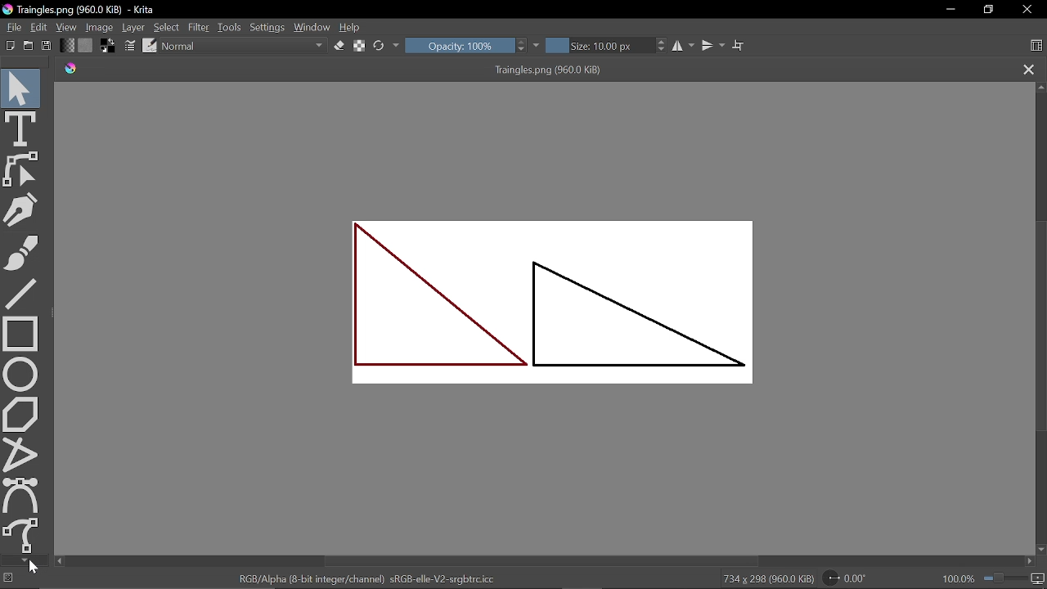 This screenshot has width=1047, height=589. What do you see at coordinates (989, 10) in the screenshot?
I see `Restore down` at bounding box center [989, 10].